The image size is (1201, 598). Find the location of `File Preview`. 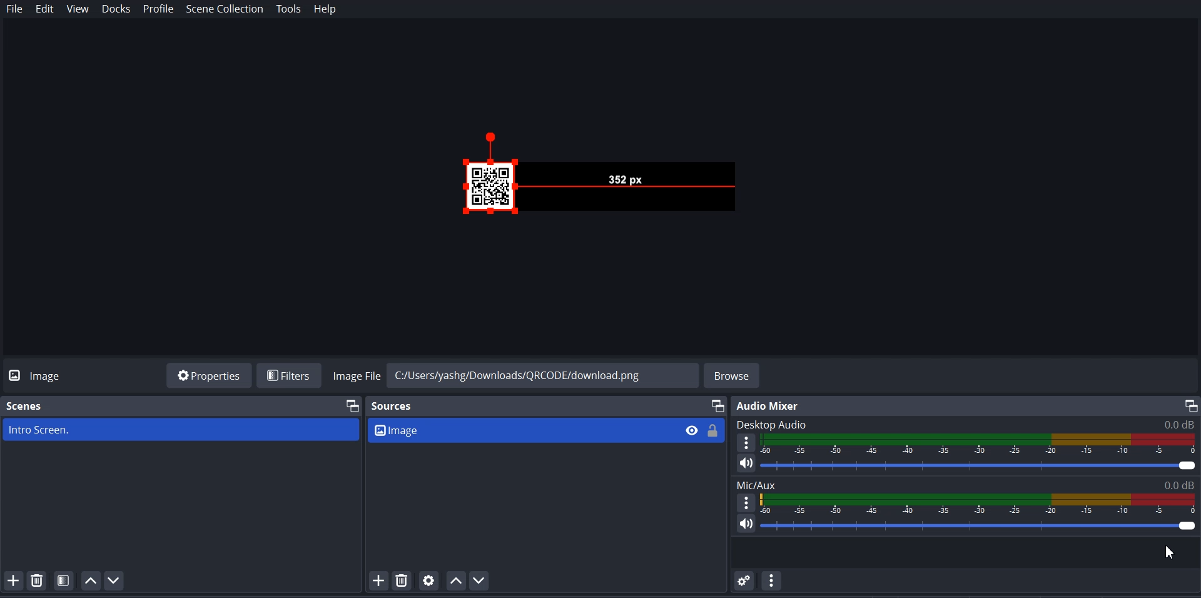

File Preview is located at coordinates (626, 179).